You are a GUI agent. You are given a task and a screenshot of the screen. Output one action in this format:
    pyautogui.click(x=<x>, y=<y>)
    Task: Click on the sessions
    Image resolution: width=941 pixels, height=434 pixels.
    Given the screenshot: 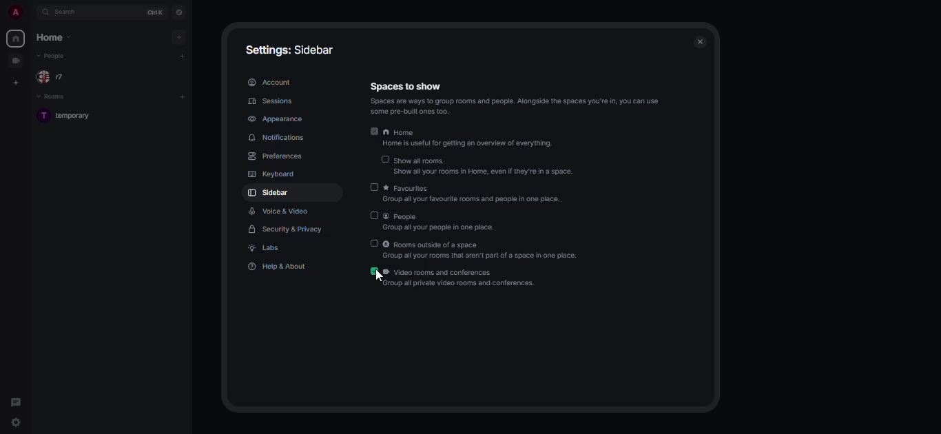 What is the action you would take?
    pyautogui.click(x=272, y=101)
    